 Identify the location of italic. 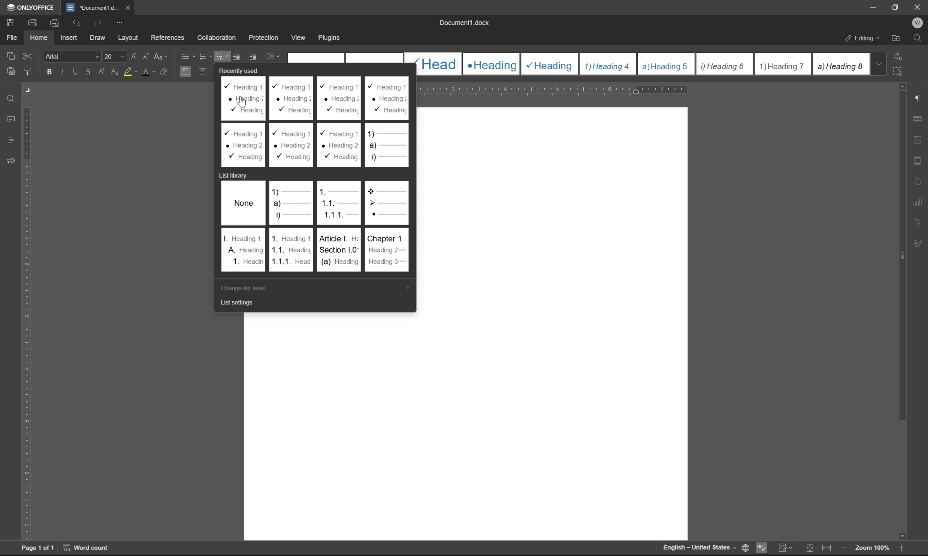
(63, 71).